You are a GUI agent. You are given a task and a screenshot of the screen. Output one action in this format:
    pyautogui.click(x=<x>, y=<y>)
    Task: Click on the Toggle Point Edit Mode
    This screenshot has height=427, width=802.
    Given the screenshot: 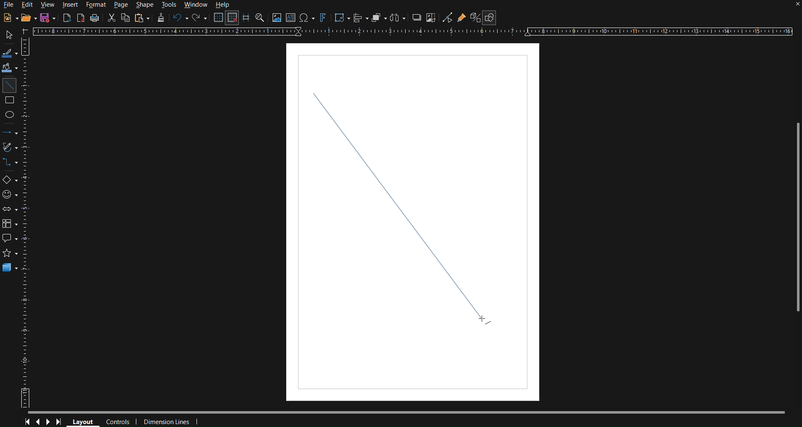 What is the action you would take?
    pyautogui.click(x=447, y=17)
    